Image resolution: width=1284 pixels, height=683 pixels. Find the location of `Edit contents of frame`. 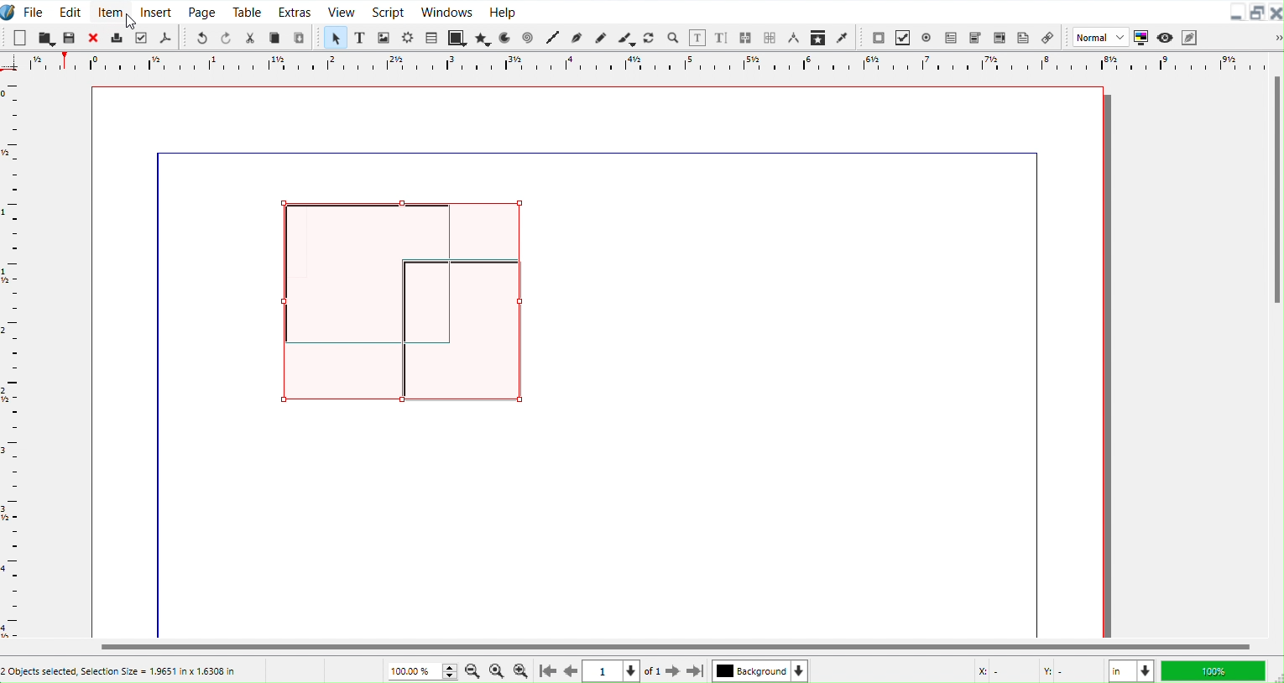

Edit contents of frame is located at coordinates (697, 38).